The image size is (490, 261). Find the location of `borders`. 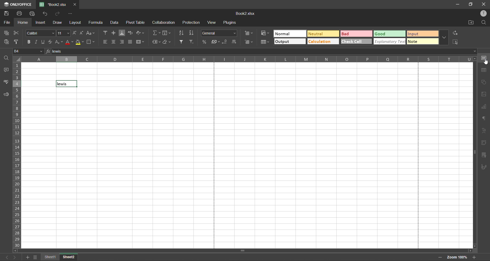

borders is located at coordinates (91, 43).